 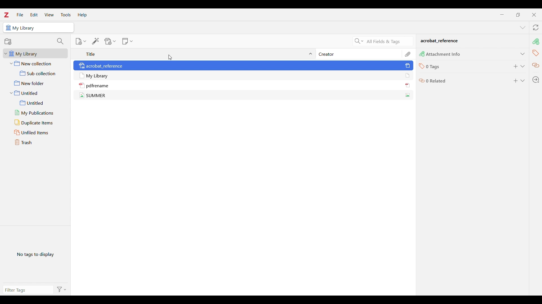 What do you see at coordinates (105, 66) in the screenshot?
I see `acrobat_reference` at bounding box center [105, 66].